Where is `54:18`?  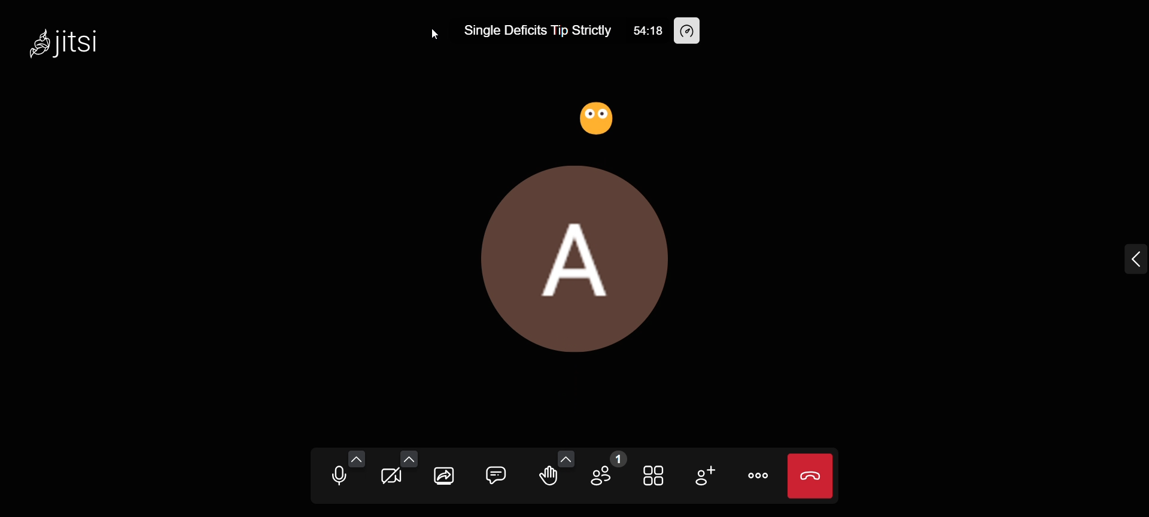 54:18 is located at coordinates (639, 31).